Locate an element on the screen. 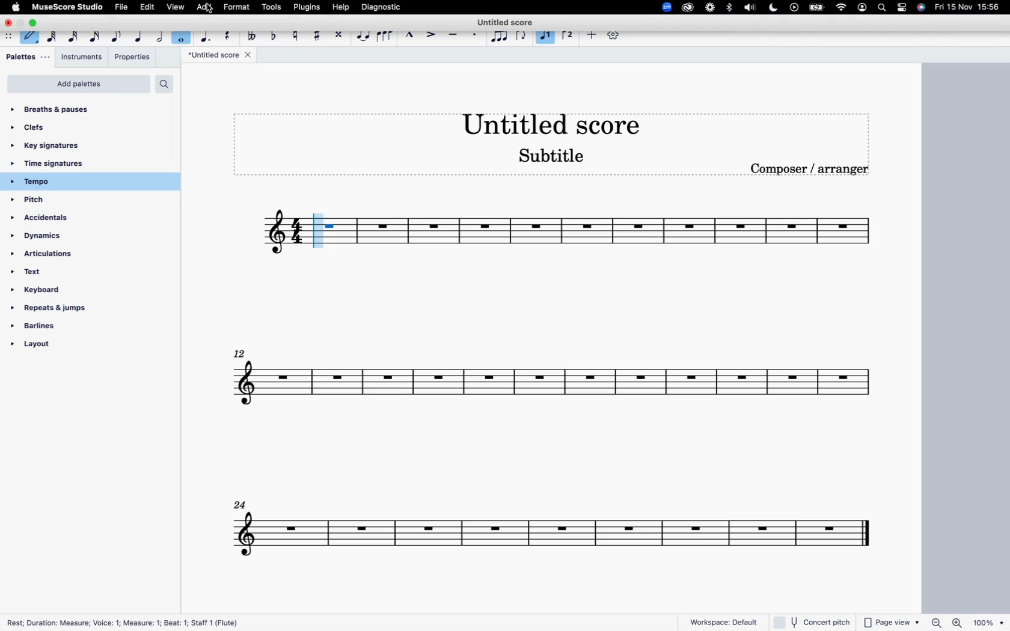 This screenshot has width=1010, height=631. dynamics is located at coordinates (61, 237).